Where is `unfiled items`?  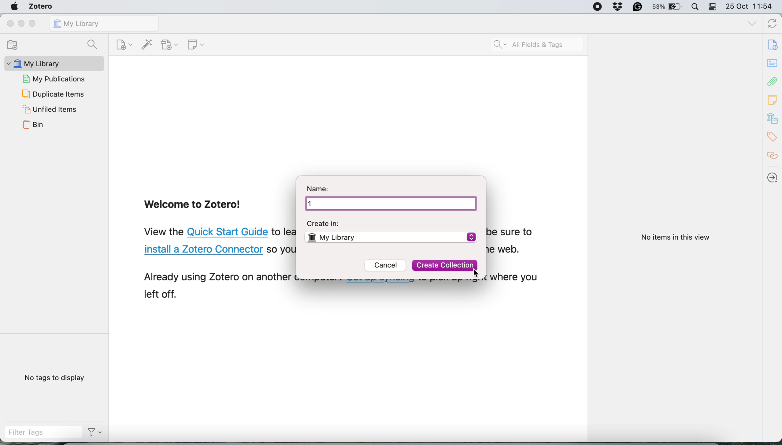 unfiled items is located at coordinates (48, 109).